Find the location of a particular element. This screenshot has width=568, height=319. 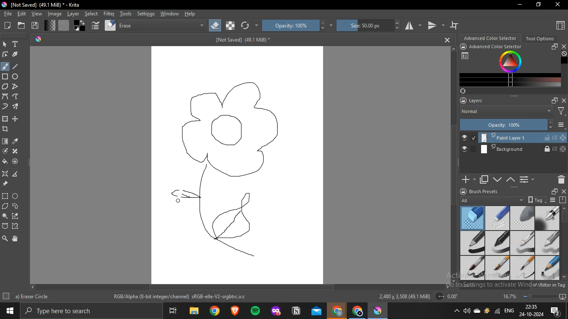

Windows is located at coordinates (8, 311).